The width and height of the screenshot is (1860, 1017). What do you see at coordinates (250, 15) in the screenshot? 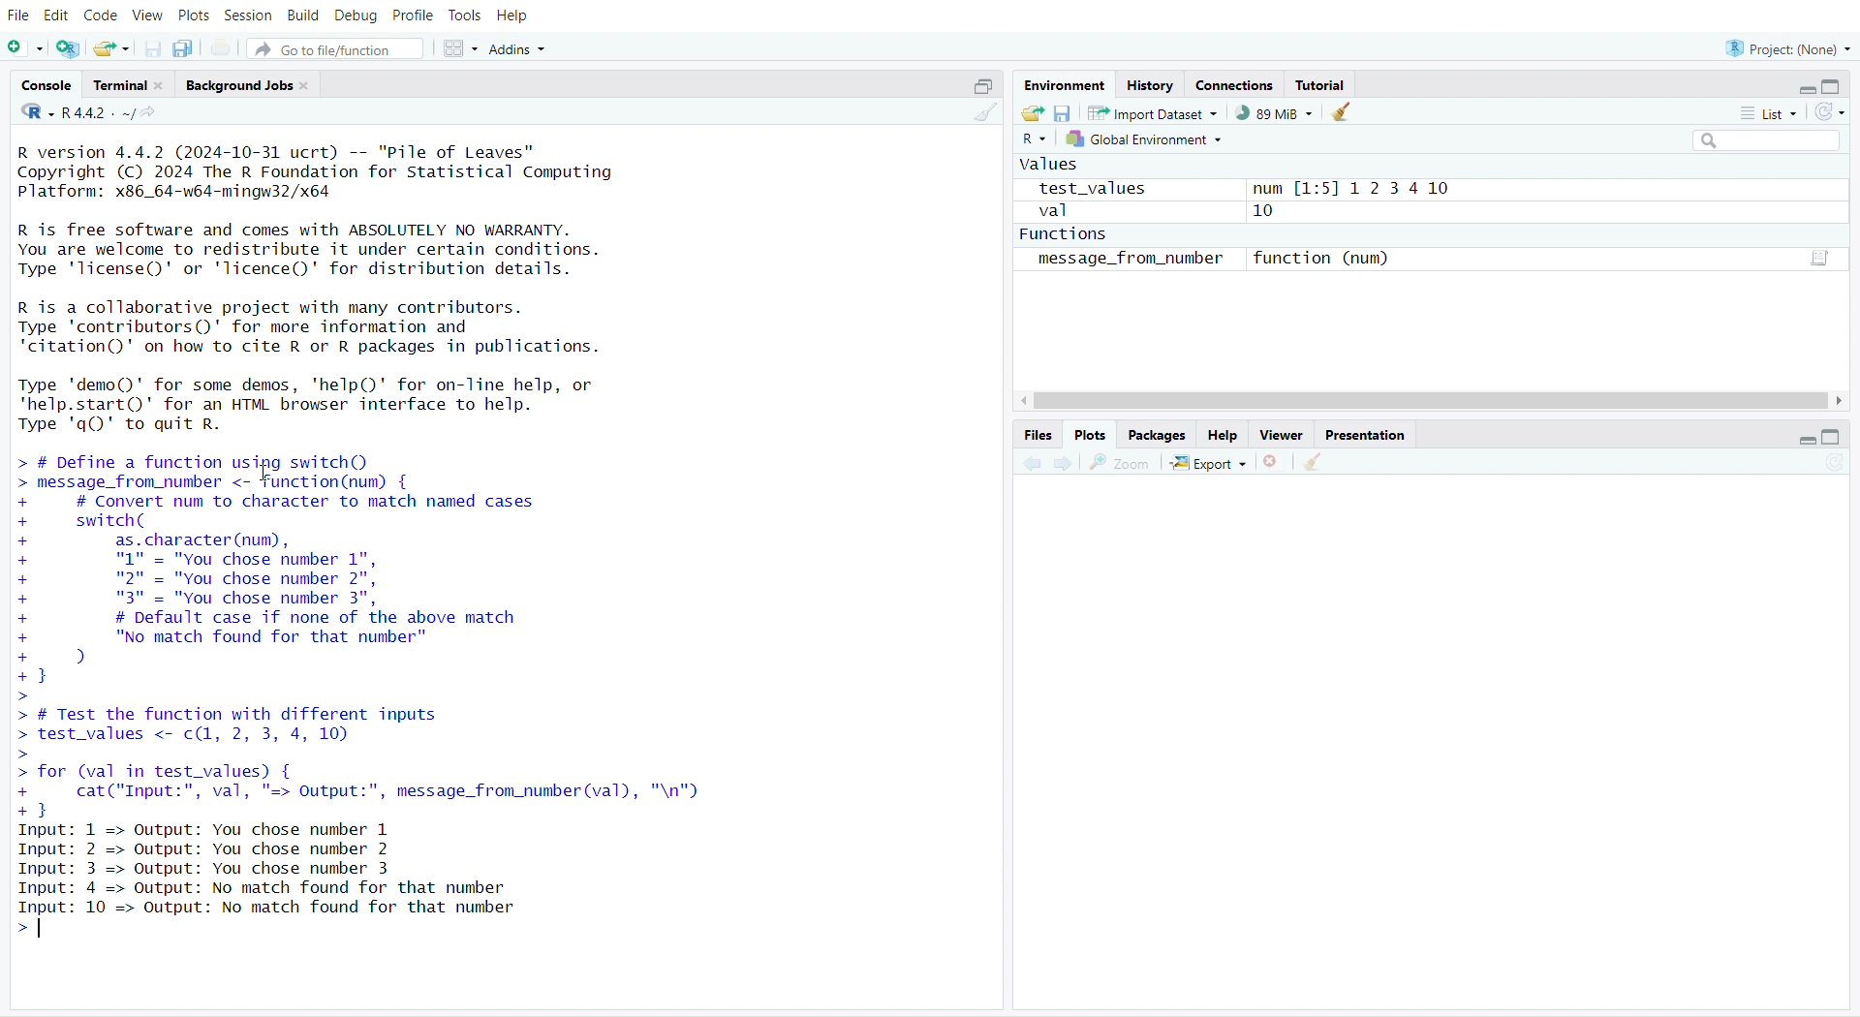
I see `Session` at bounding box center [250, 15].